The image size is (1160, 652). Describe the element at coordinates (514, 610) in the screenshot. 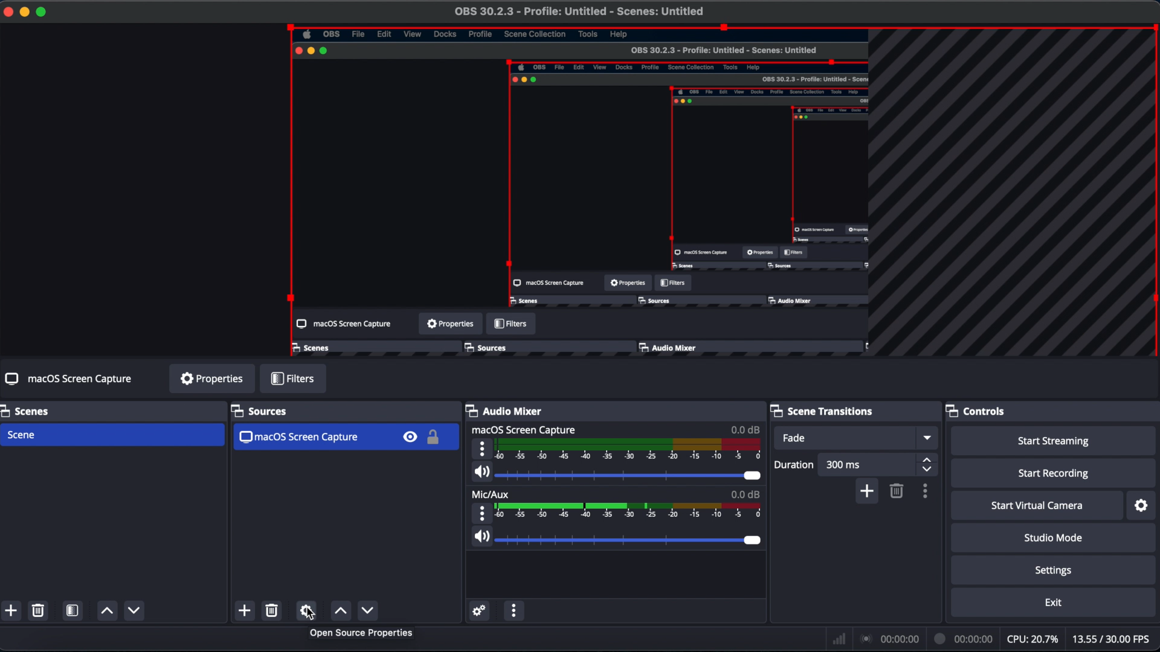

I see `audio mixer menu` at that location.